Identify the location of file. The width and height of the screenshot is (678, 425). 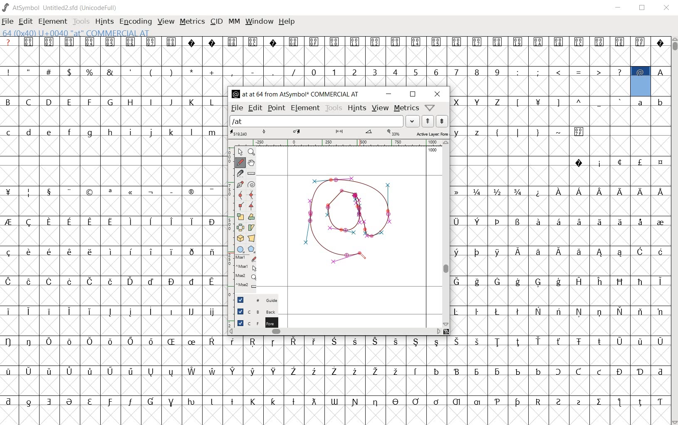
(237, 109).